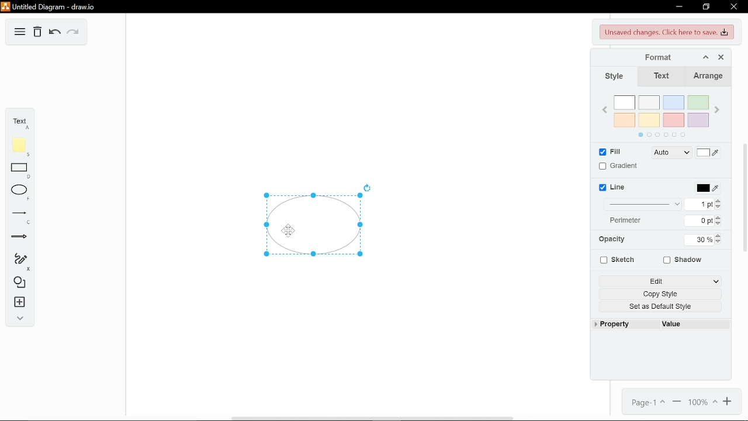 The image size is (748, 421). What do you see at coordinates (619, 166) in the screenshot?
I see `Gradient` at bounding box center [619, 166].